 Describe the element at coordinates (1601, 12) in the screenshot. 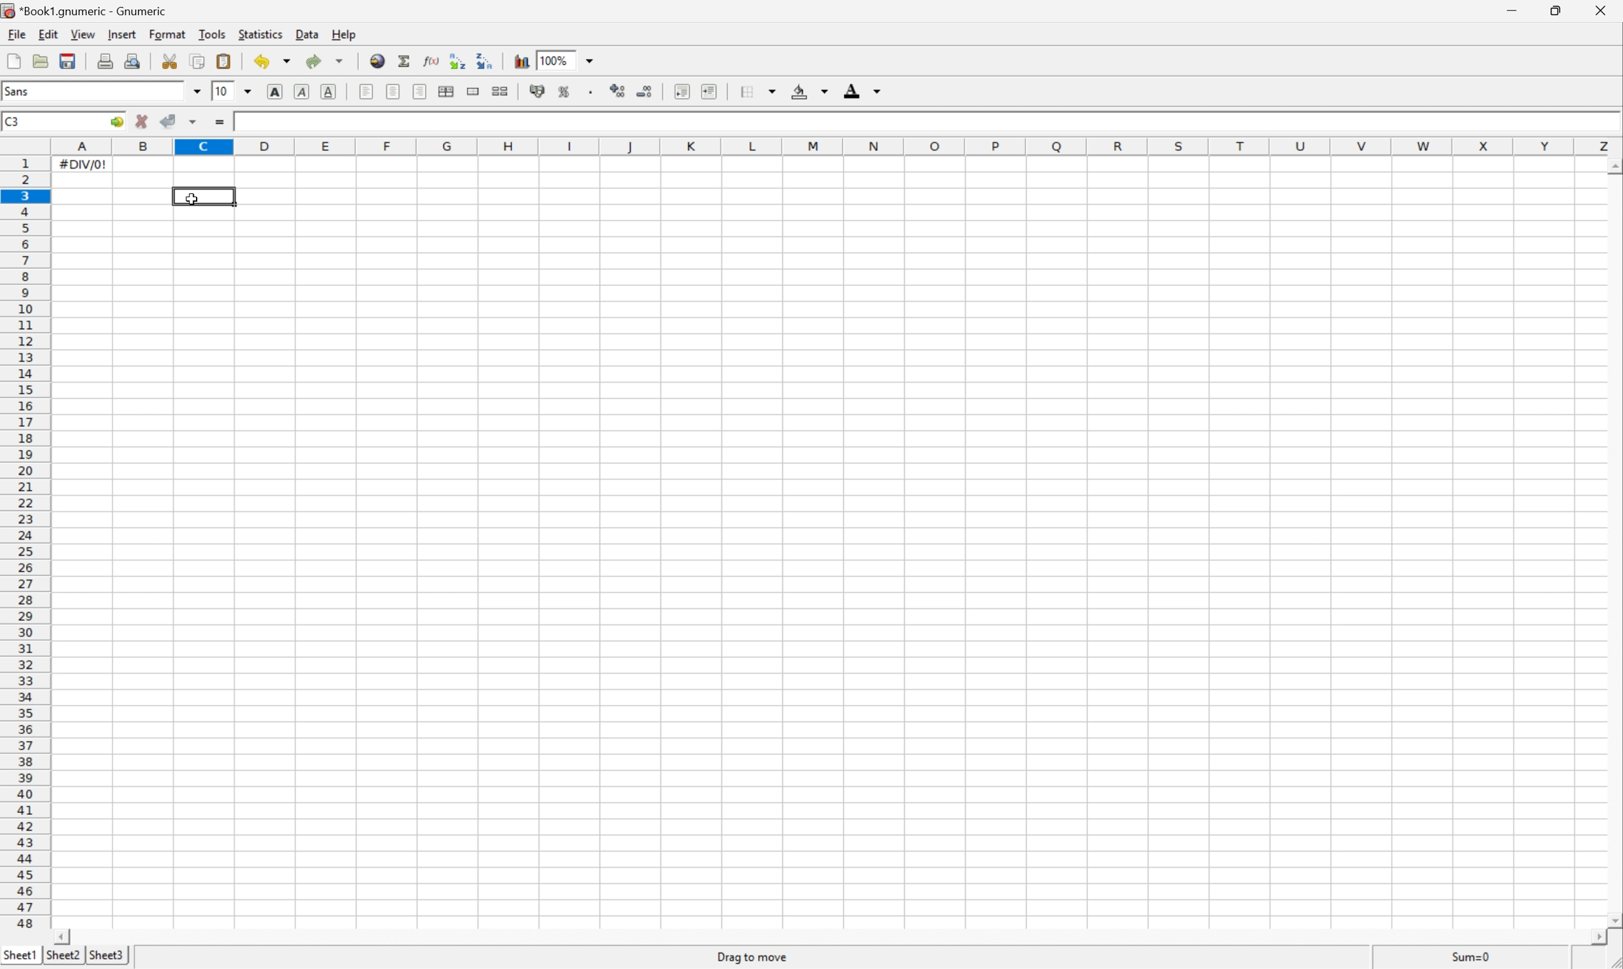

I see `close` at that location.